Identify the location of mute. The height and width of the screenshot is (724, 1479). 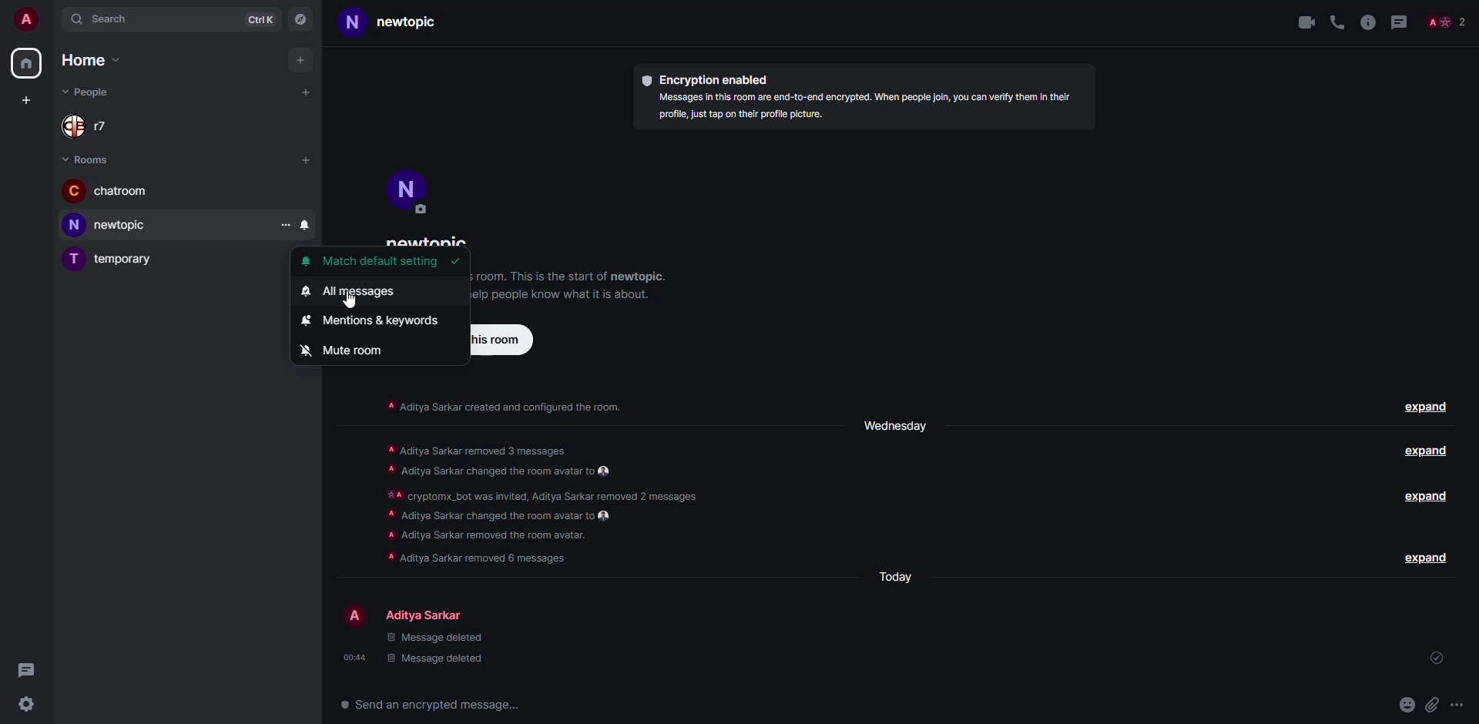
(348, 350).